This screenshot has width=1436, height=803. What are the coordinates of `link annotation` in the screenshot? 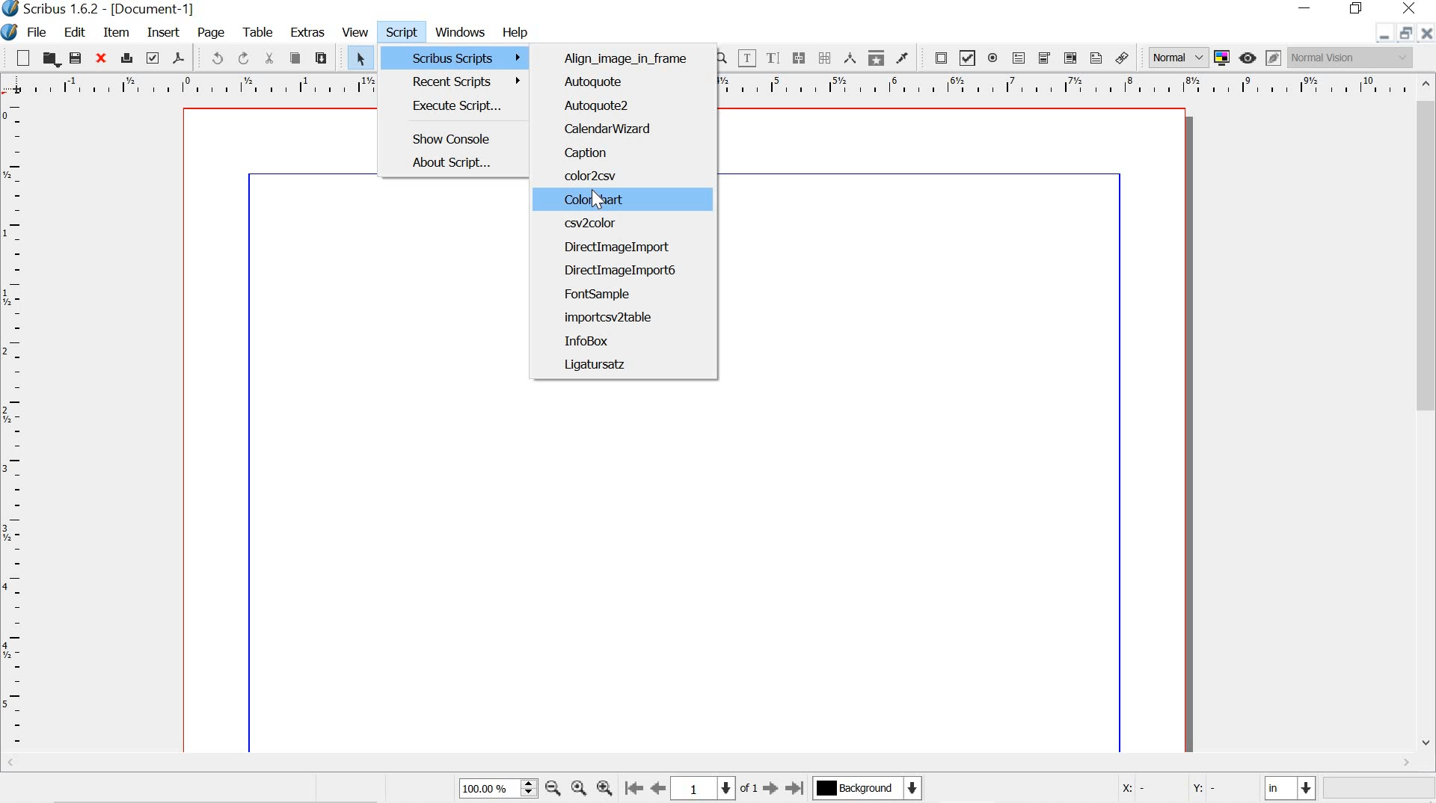 It's located at (1124, 58).